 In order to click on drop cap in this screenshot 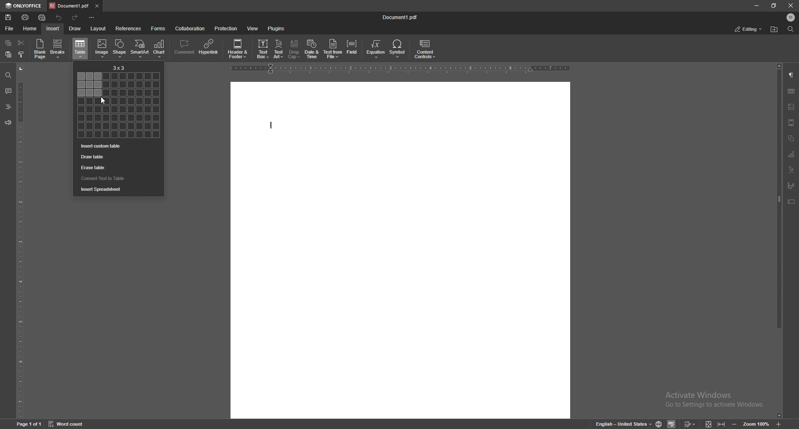, I will do `click(294, 49)`.